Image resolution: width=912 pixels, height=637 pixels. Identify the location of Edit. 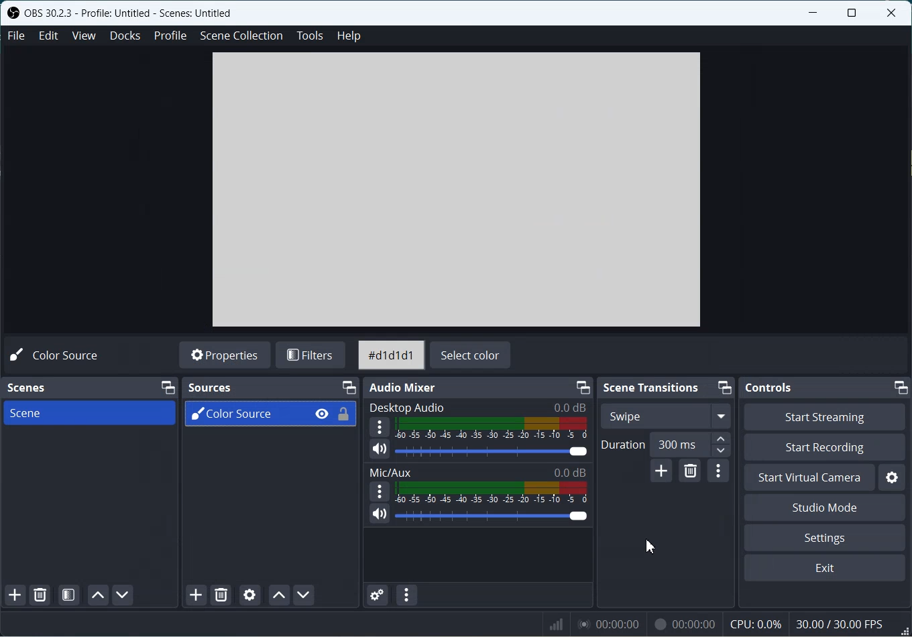
(48, 35).